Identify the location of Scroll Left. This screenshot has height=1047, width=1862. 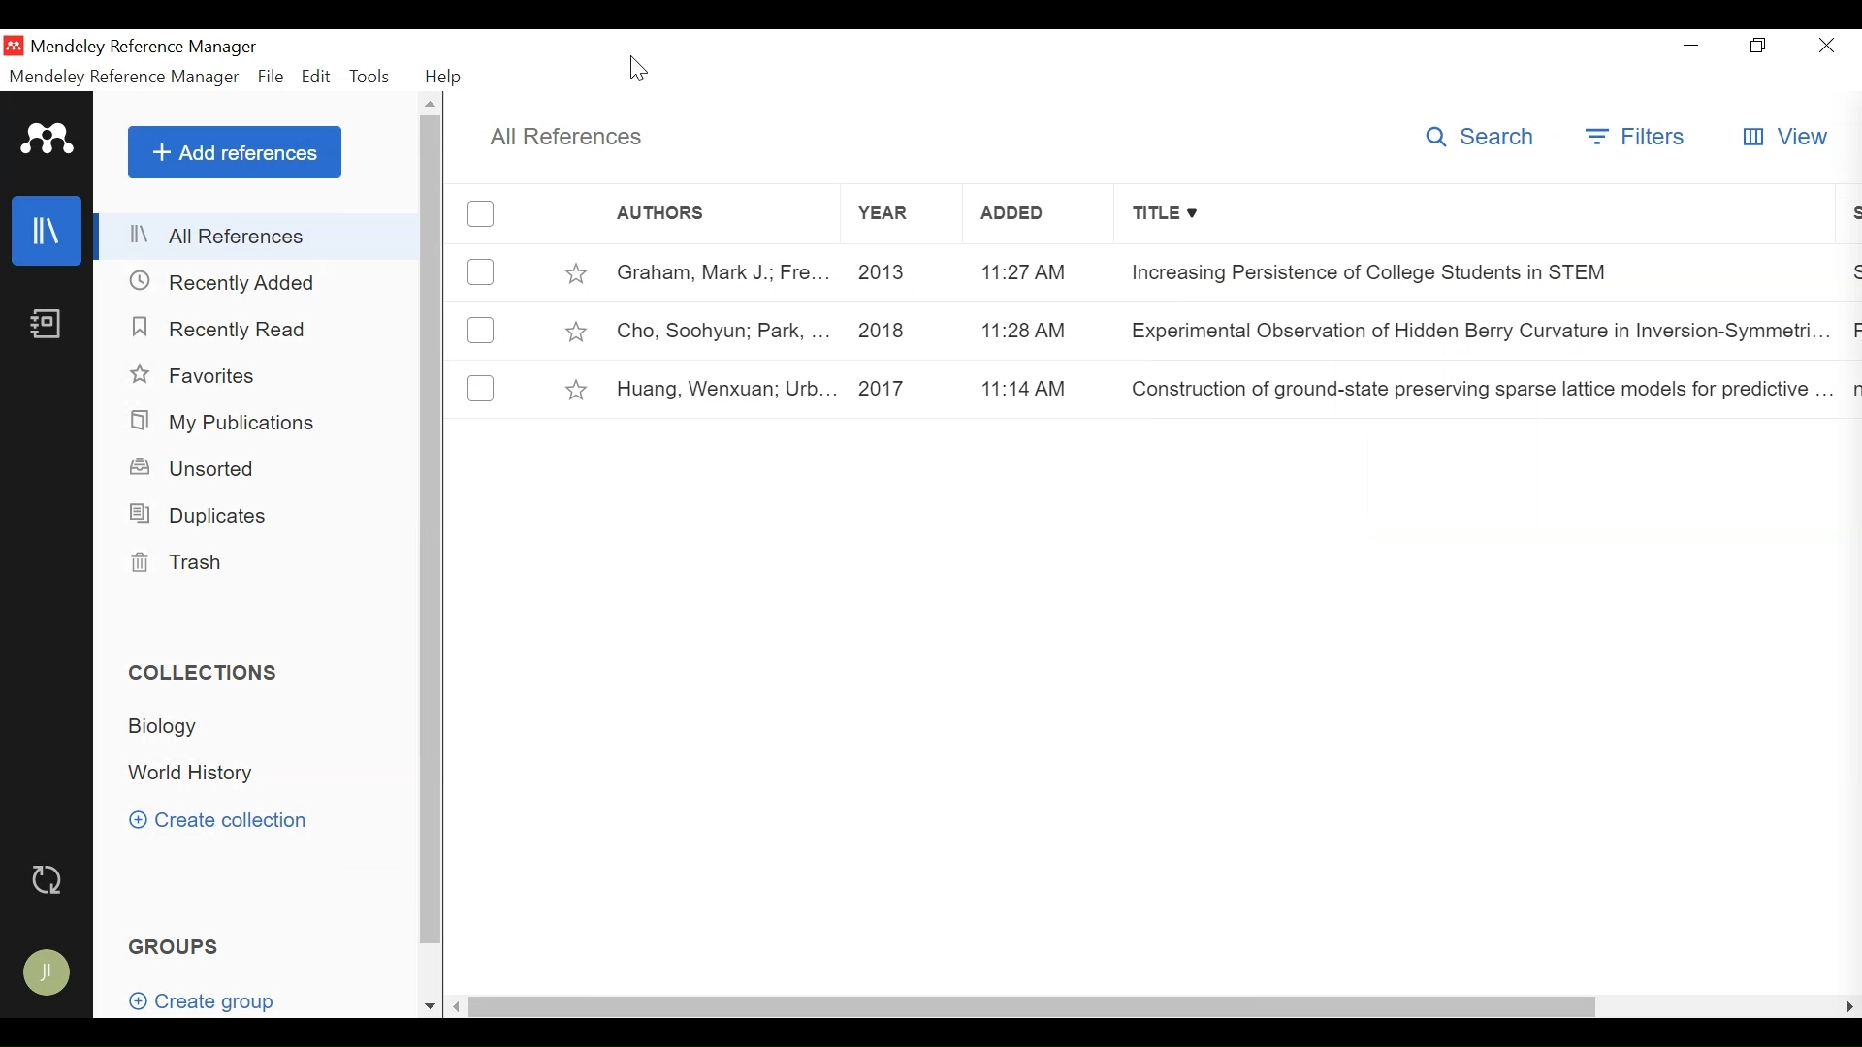
(456, 1007).